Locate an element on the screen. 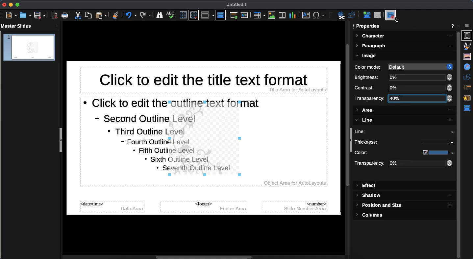 Image resolution: width=473 pixels, height=259 pixels. Copy is located at coordinates (88, 15).